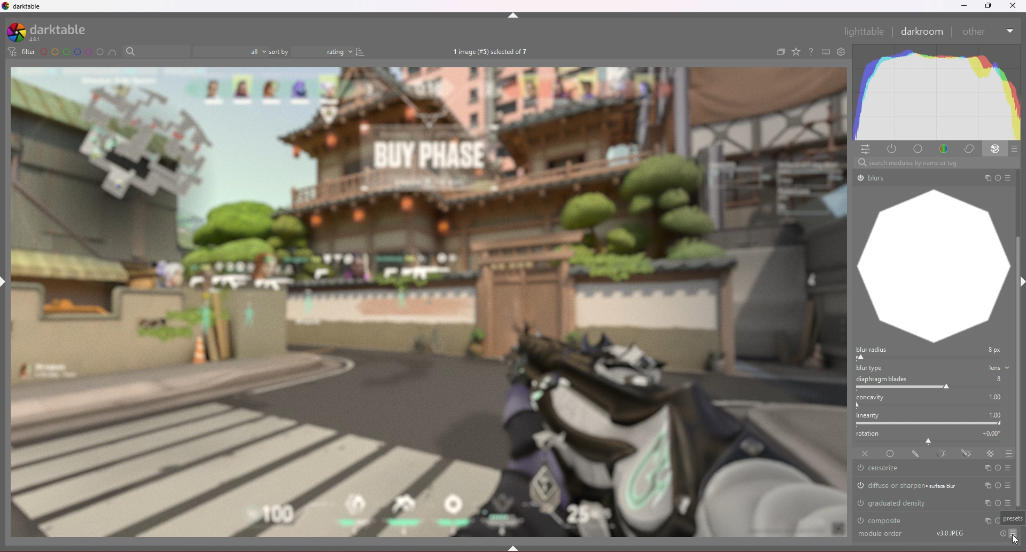 The image size is (1026, 552). I want to click on quick access panel, so click(865, 149).